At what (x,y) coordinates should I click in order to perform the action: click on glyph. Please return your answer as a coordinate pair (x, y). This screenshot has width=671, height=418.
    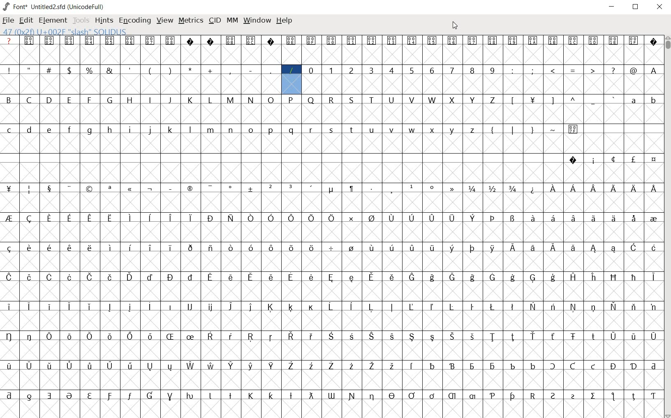
    Looking at the image, I should click on (190, 306).